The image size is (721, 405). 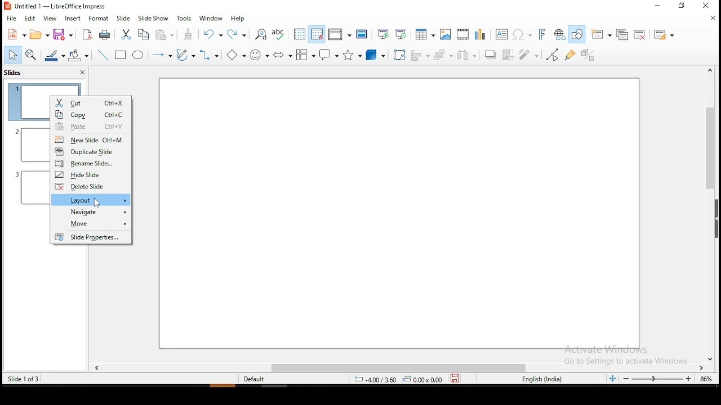 I want to click on default, so click(x=257, y=379).